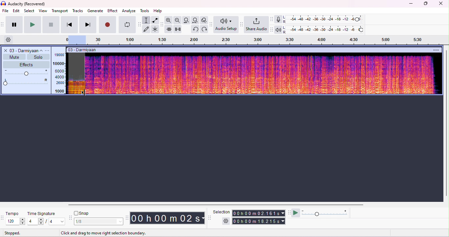 The image size is (449, 237). Describe the element at coordinates (60, 11) in the screenshot. I see `transport` at that location.